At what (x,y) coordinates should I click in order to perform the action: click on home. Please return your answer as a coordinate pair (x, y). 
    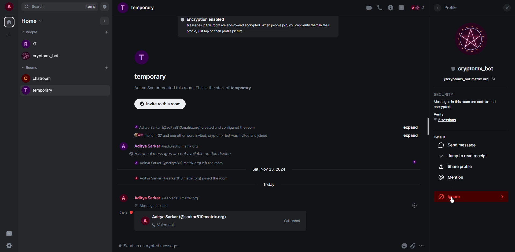
    Looking at the image, I should click on (10, 22).